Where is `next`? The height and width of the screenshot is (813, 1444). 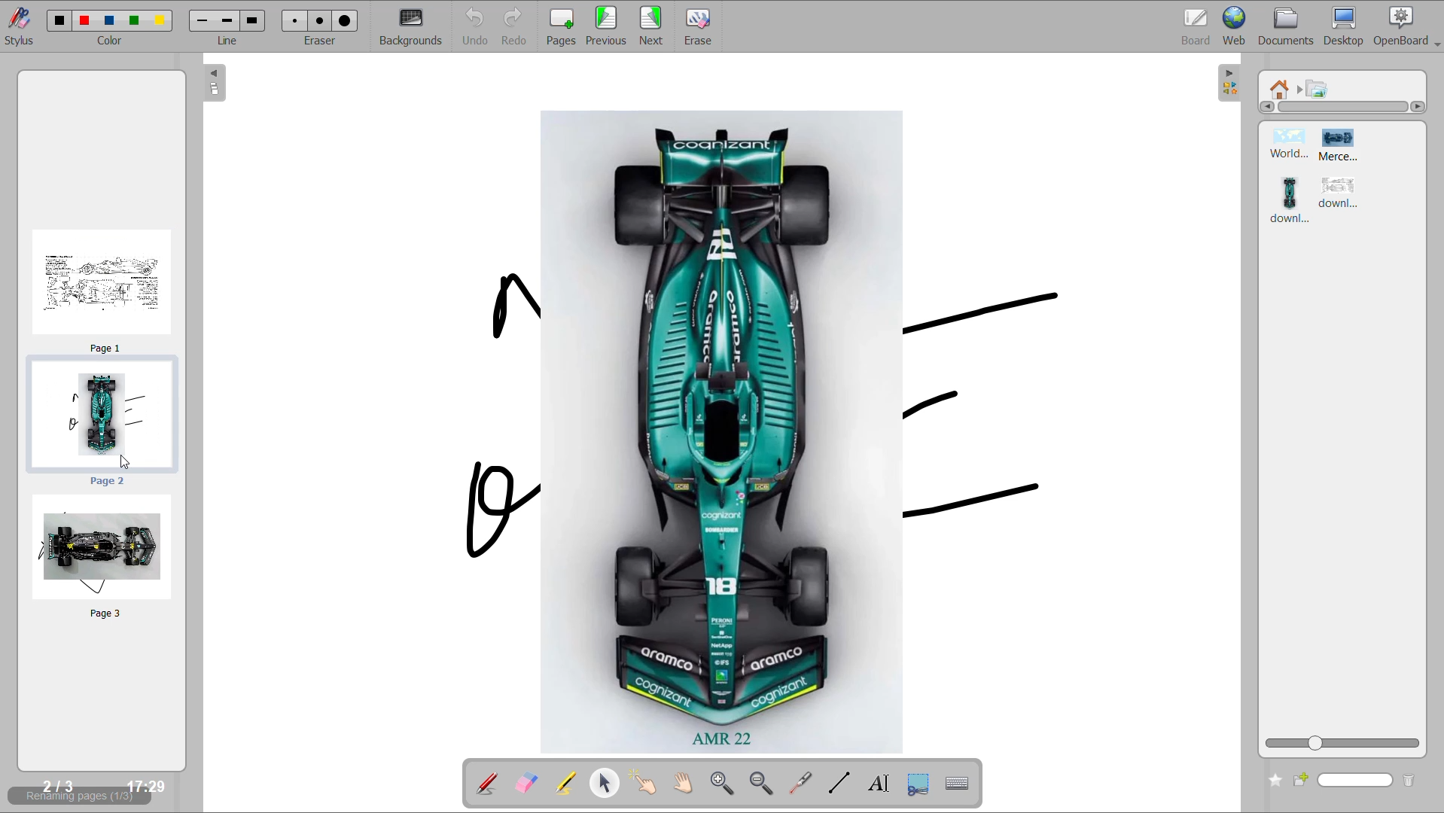
next is located at coordinates (653, 26).